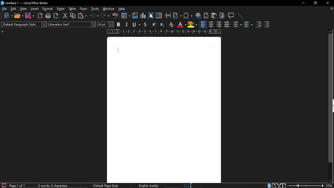 Image resolution: width=334 pixels, height=188 pixels. Describe the element at coordinates (56, 16) in the screenshot. I see `toggle print preview` at that location.